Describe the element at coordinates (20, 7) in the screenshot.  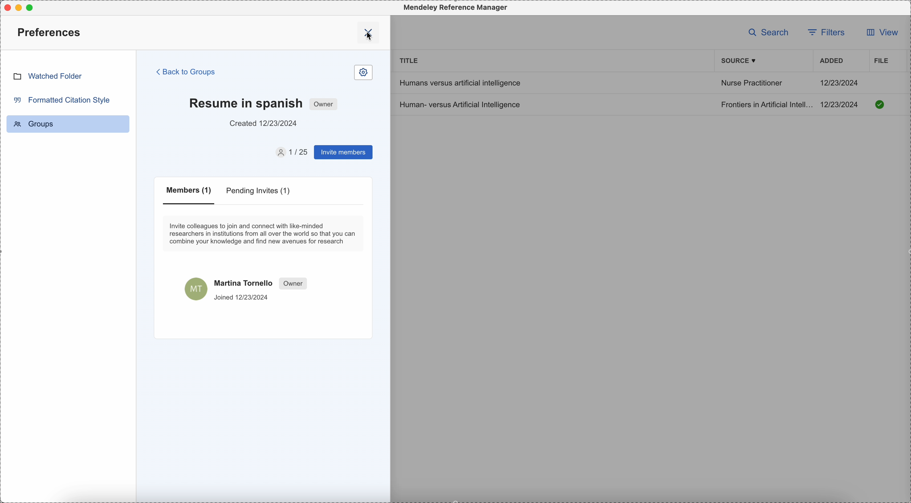
I see `minimize` at that location.